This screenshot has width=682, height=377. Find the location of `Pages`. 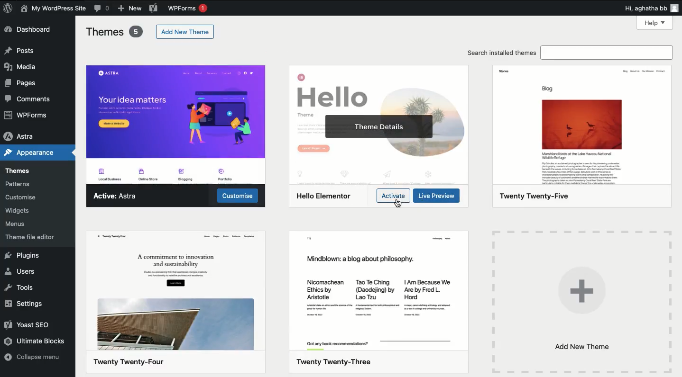

Pages is located at coordinates (25, 83).